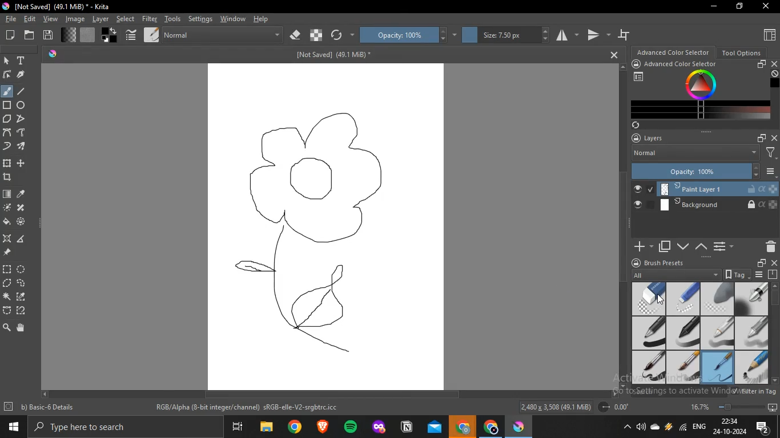  I want to click on eraser small, so click(683, 299).